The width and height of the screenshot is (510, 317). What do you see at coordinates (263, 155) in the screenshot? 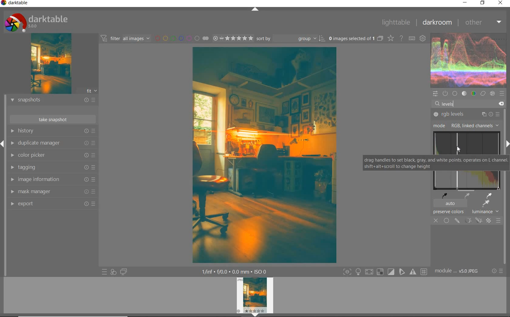
I see `selected image` at bounding box center [263, 155].